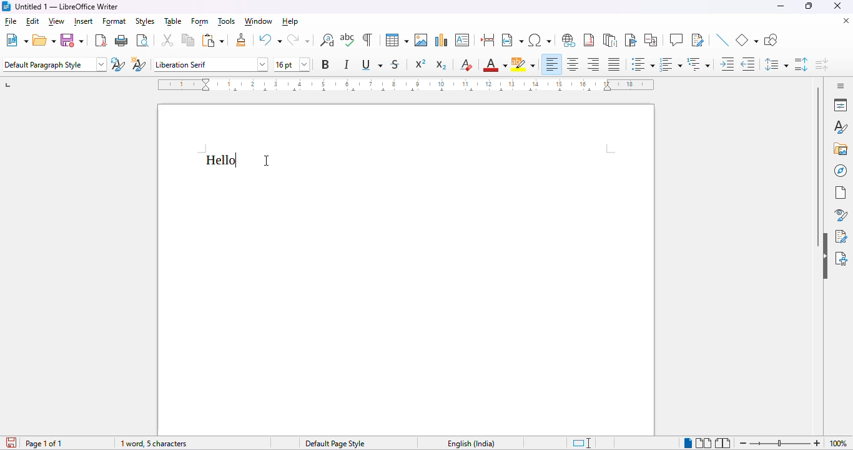 The height and width of the screenshot is (450, 853). Describe the element at coordinates (771, 41) in the screenshot. I see `show draw functions` at that location.